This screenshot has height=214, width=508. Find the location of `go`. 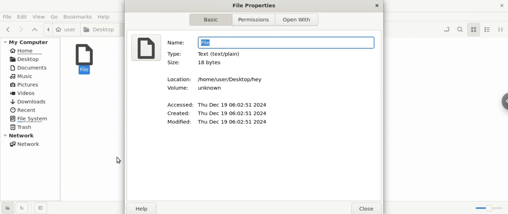

go is located at coordinates (56, 17).